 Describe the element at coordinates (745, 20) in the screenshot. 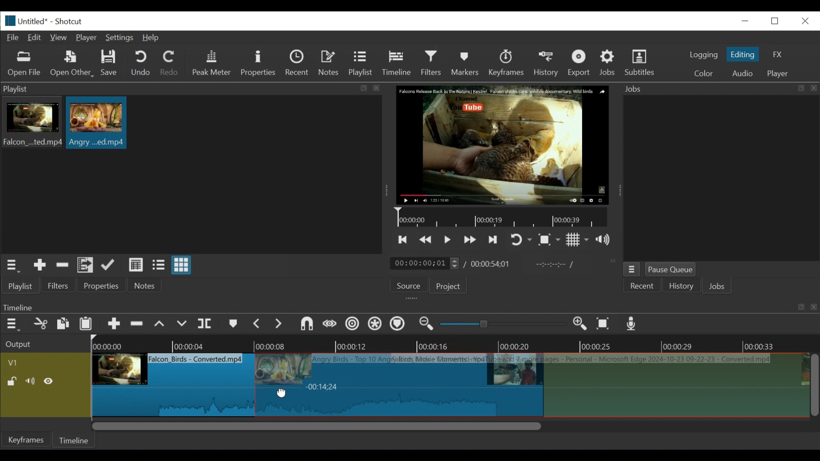

I see `minimize` at that location.